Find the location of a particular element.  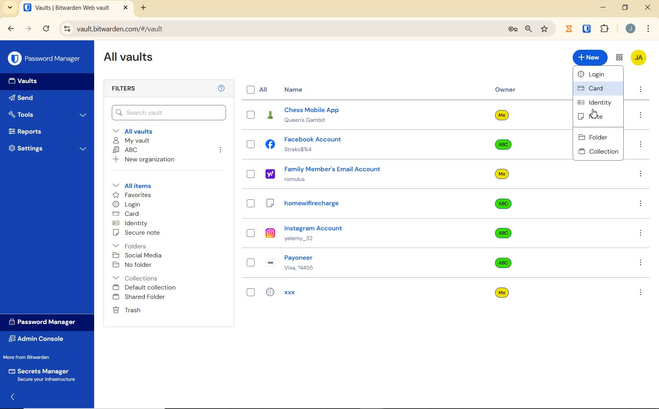

RESTORE is located at coordinates (625, 9).